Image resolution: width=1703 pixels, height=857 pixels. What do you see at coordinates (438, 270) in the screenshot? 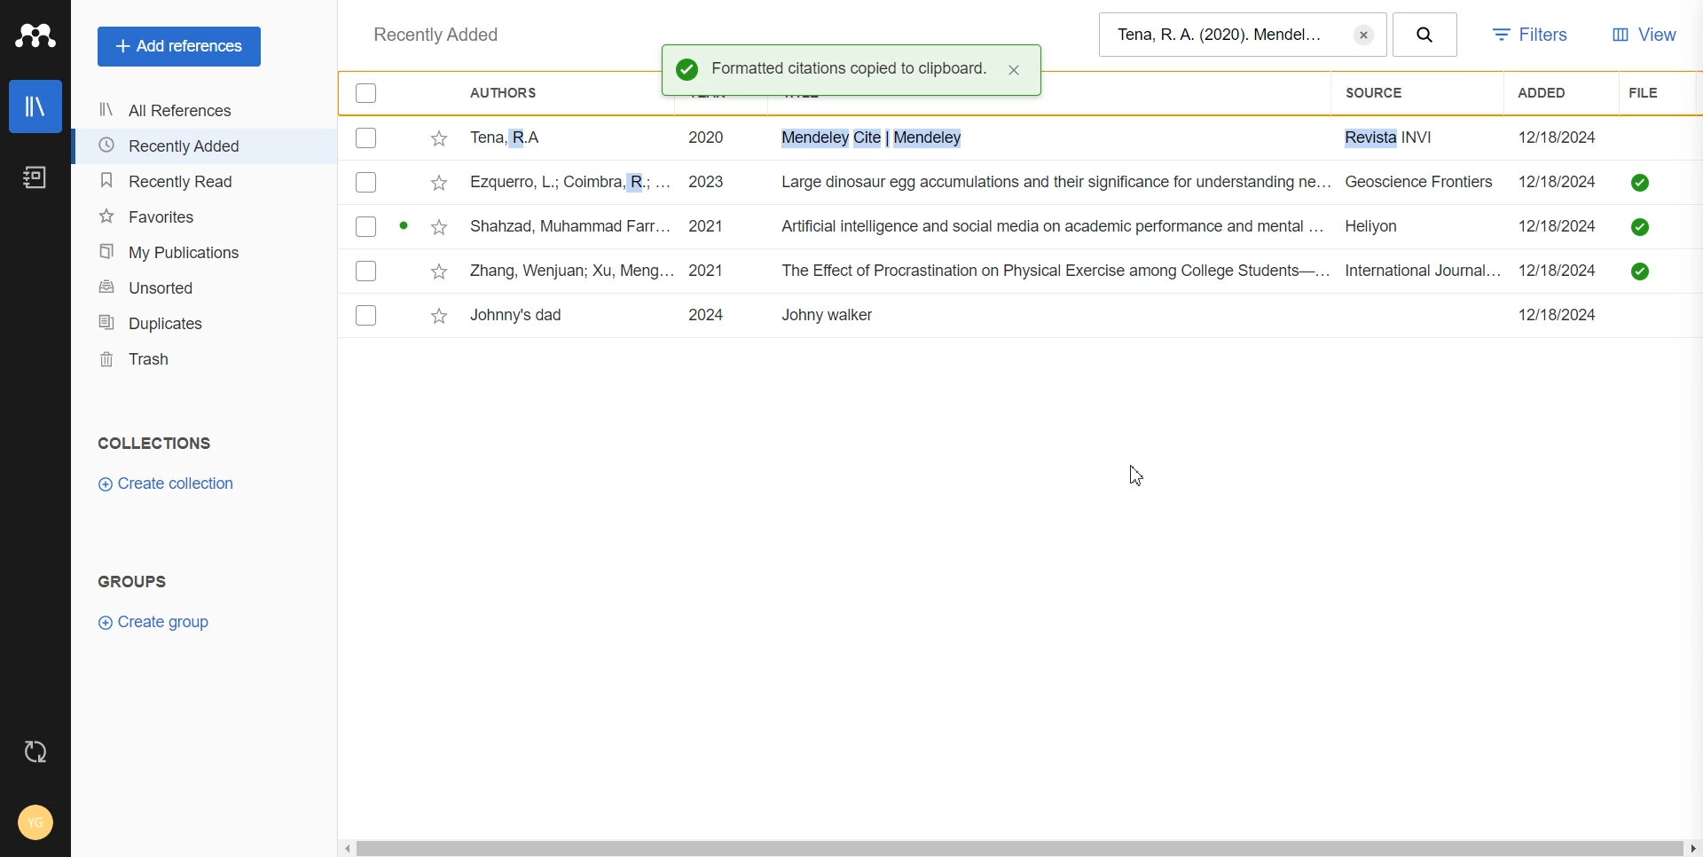
I see `Star` at bounding box center [438, 270].